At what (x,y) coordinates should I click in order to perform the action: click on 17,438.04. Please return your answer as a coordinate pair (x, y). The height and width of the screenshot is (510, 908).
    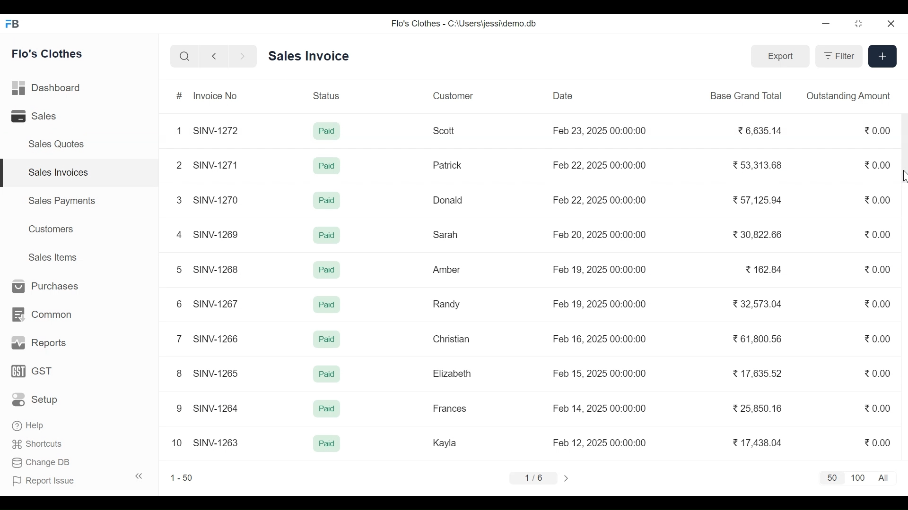
    Looking at the image, I should click on (758, 442).